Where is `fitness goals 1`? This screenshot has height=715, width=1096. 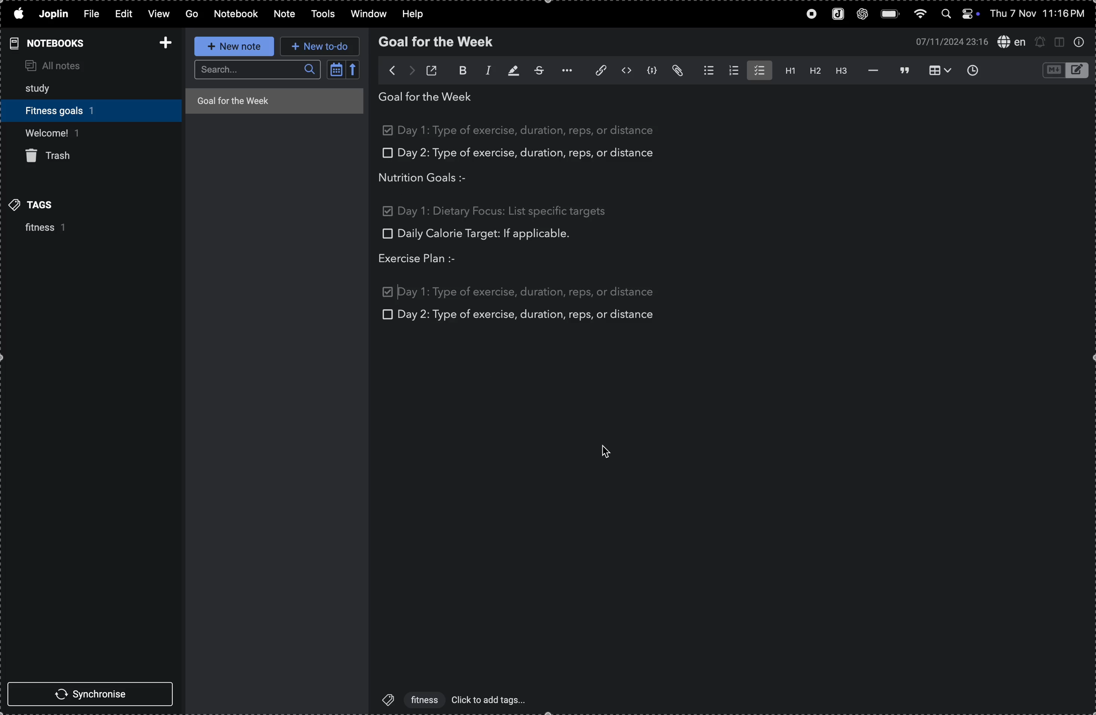 fitness goals 1 is located at coordinates (67, 109).